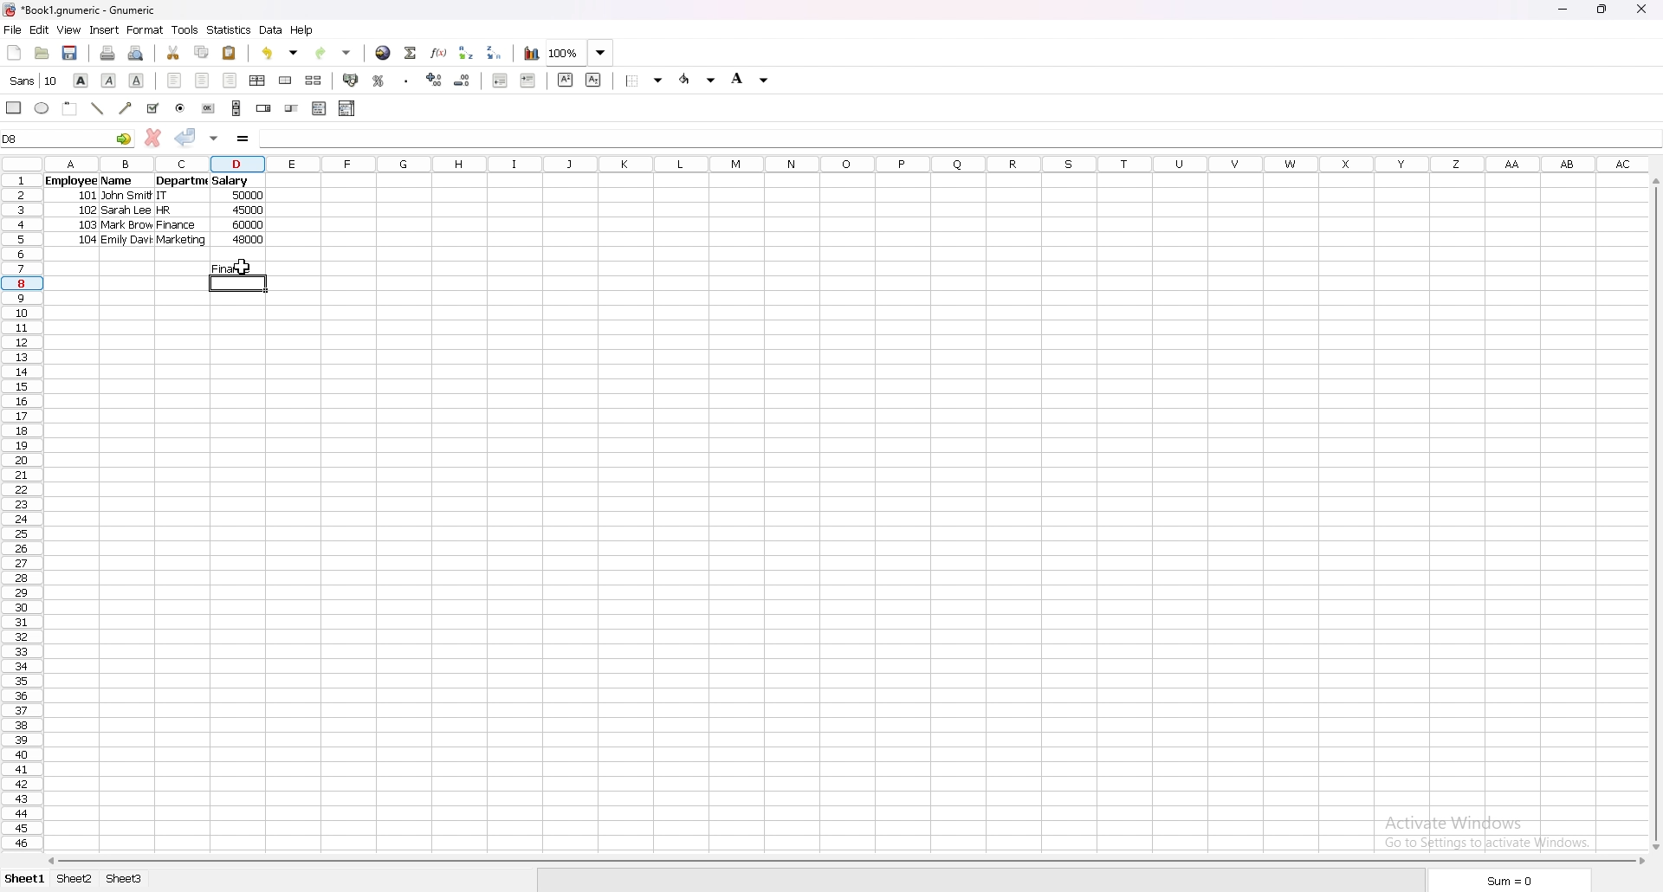  What do you see at coordinates (203, 81) in the screenshot?
I see `centre` at bounding box center [203, 81].